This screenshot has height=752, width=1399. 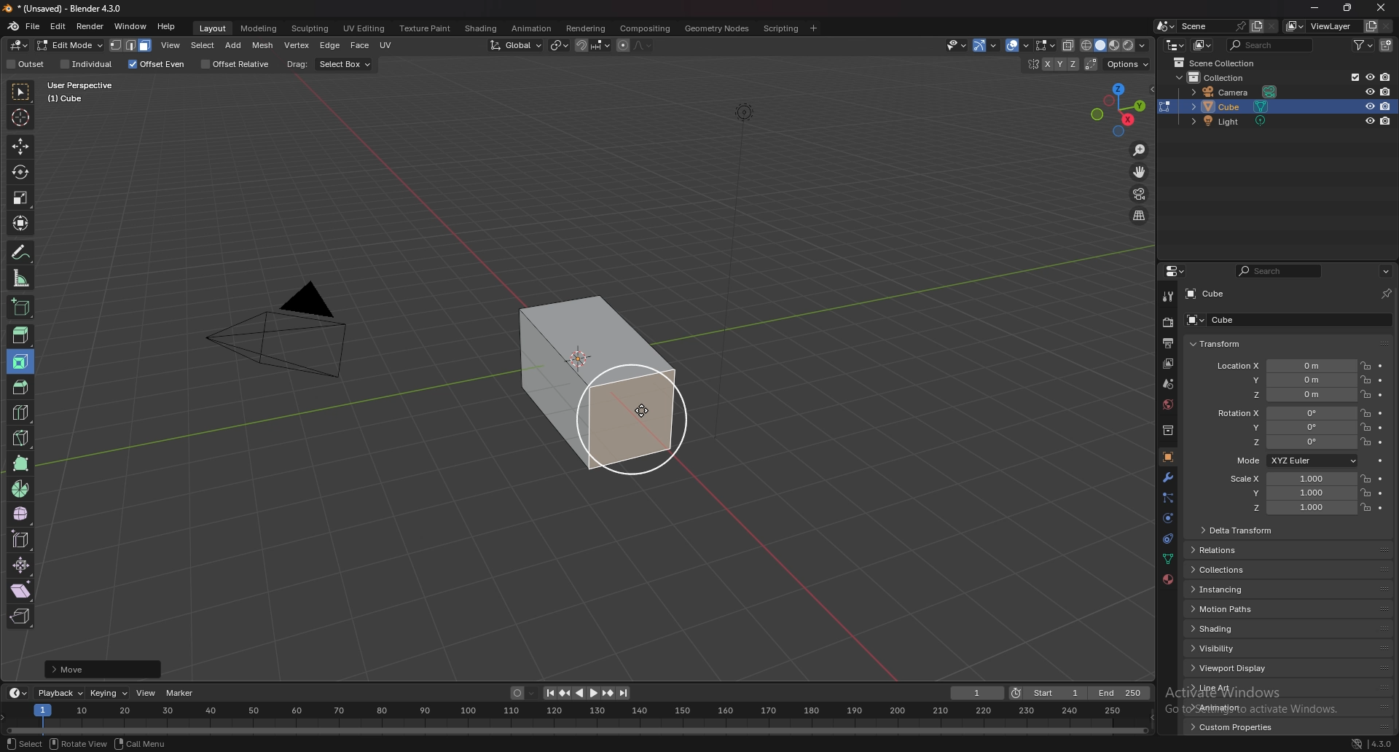 What do you see at coordinates (1203, 44) in the screenshot?
I see `display mode` at bounding box center [1203, 44].